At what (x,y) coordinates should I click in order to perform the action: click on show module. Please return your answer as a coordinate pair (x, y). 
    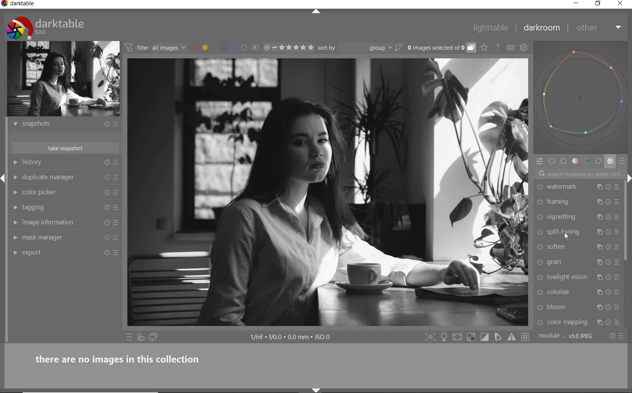
    Looking at the image, I should click on (17, 193).